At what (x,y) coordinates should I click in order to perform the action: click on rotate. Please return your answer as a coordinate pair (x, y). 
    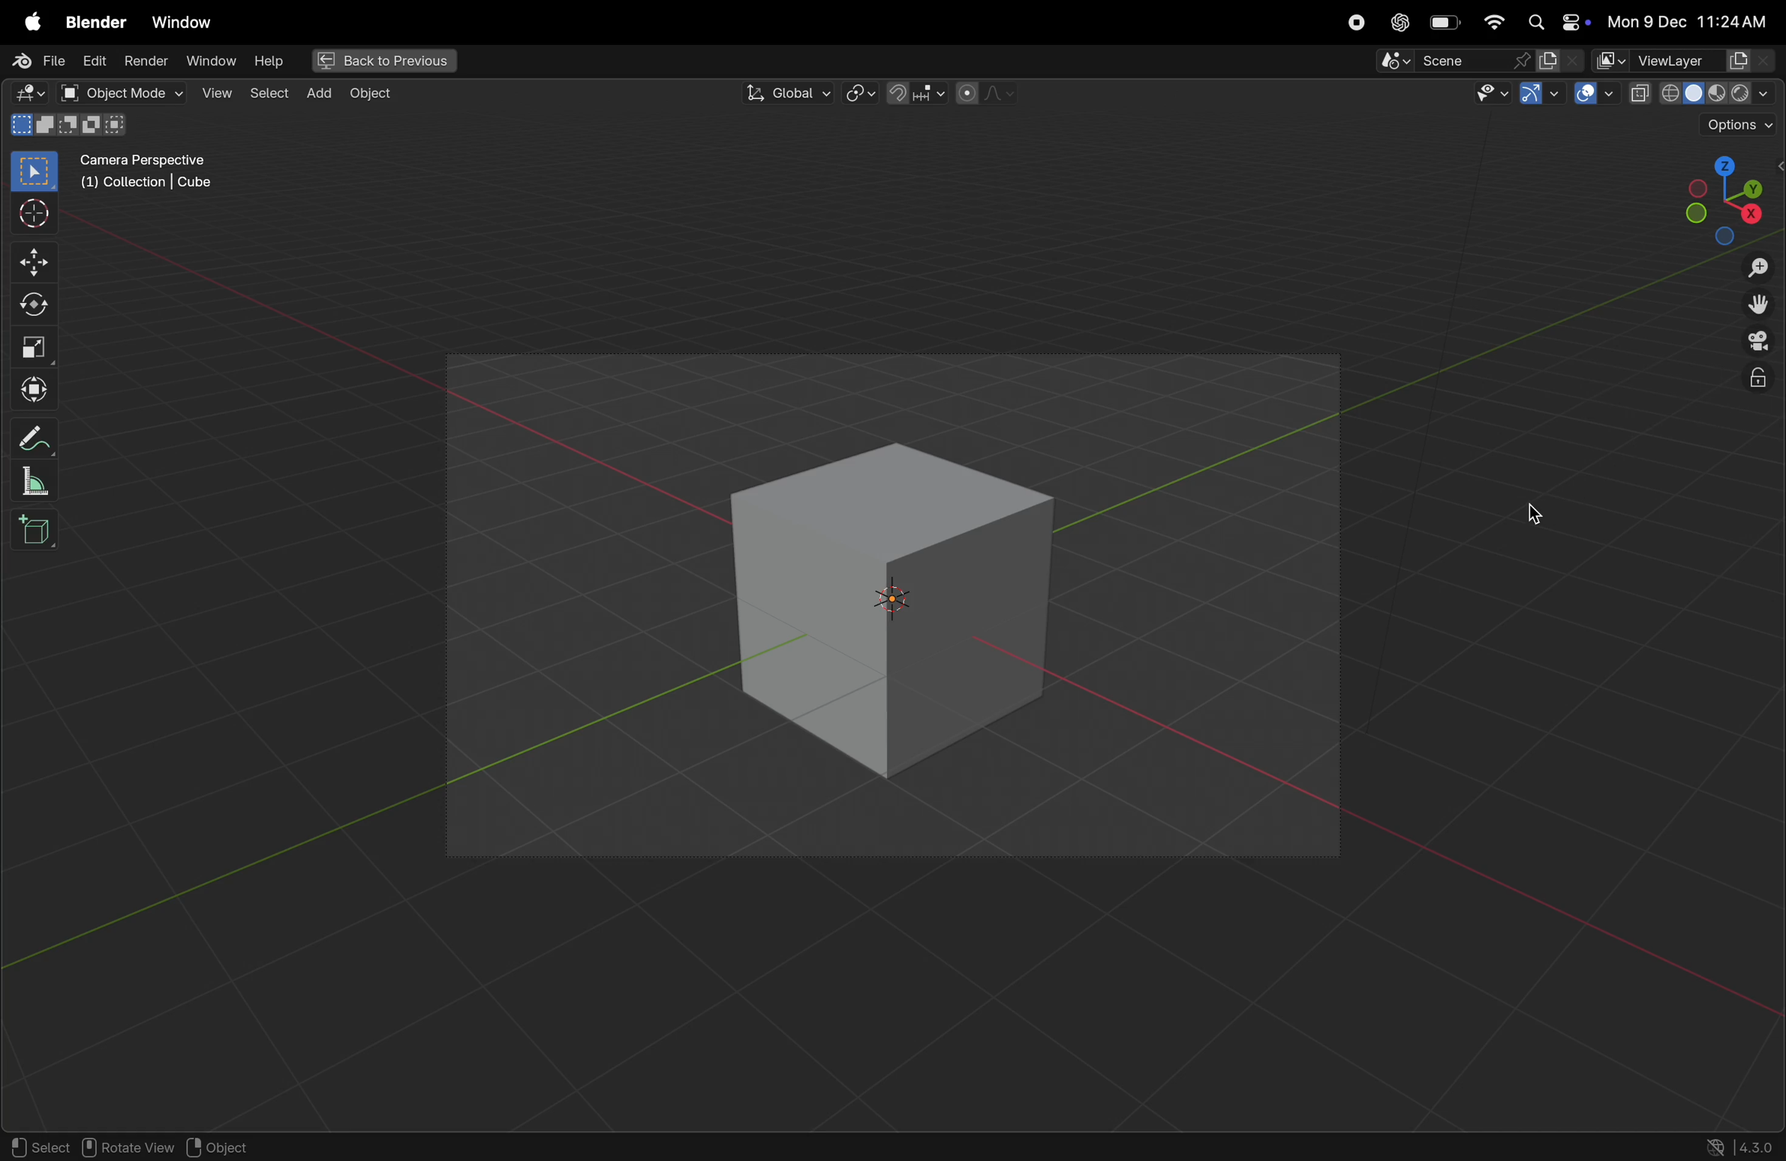
    Looking at the image, I should click on (29, 305).